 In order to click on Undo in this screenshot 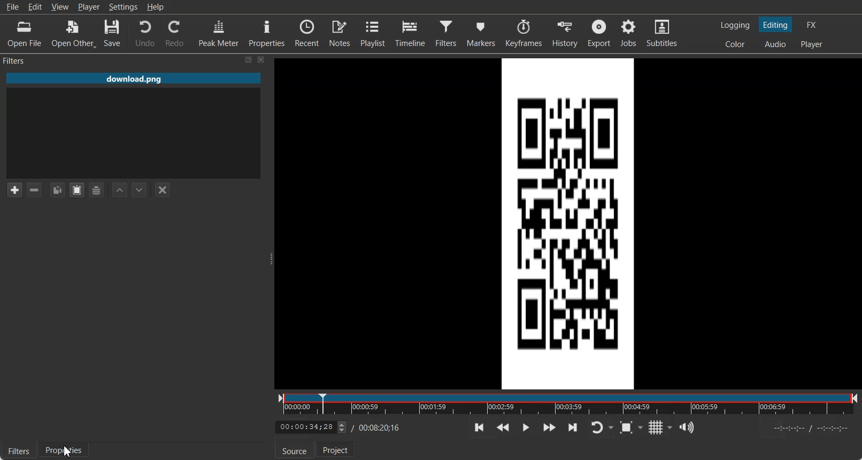, I will do `click(144, 33)`.